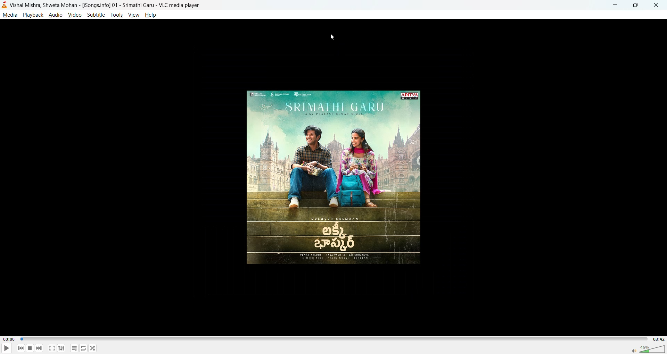 The width and height of the screenshot is (667, 354). What do you see at coordinates (614, 4) in the screenshot?
I see `minimize` at bounding box center [614, 4].